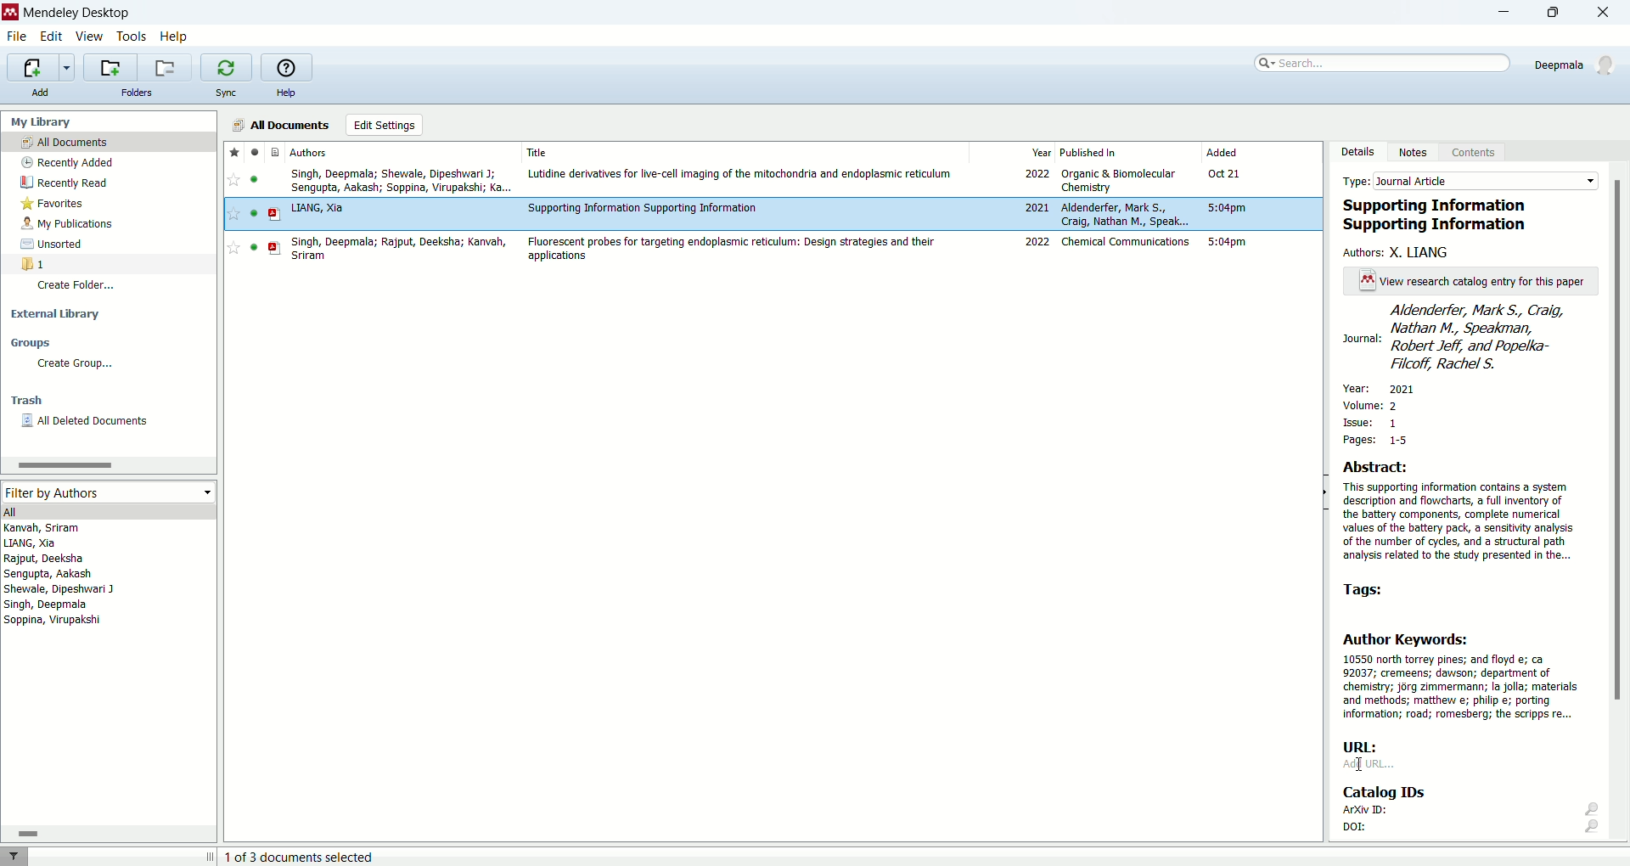  What do you see at coordinates (1466, 180) in the screenshot?
I see `type: journal article` at bounding box center [1466, 180].